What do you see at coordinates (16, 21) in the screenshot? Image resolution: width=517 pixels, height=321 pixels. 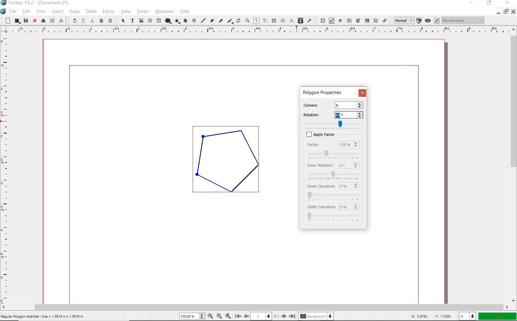 I see `open` at bounding box center [16, 21].